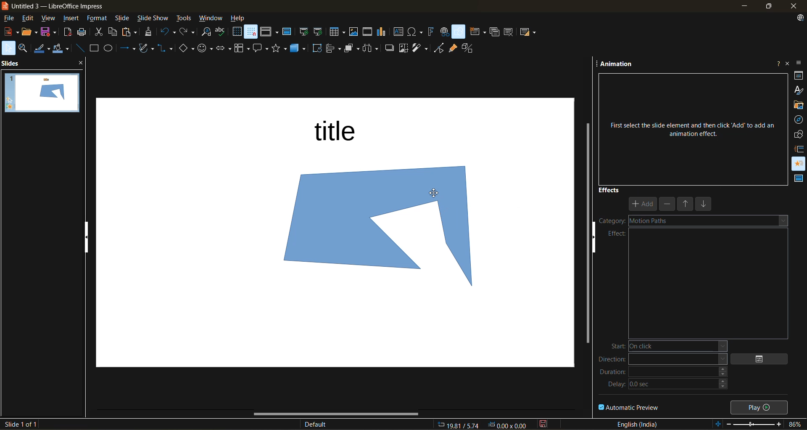 This screenshot has width=807, height=430. Describe the element at coordinates (349, 50) in the screenshot. I see `arrange` at that location.